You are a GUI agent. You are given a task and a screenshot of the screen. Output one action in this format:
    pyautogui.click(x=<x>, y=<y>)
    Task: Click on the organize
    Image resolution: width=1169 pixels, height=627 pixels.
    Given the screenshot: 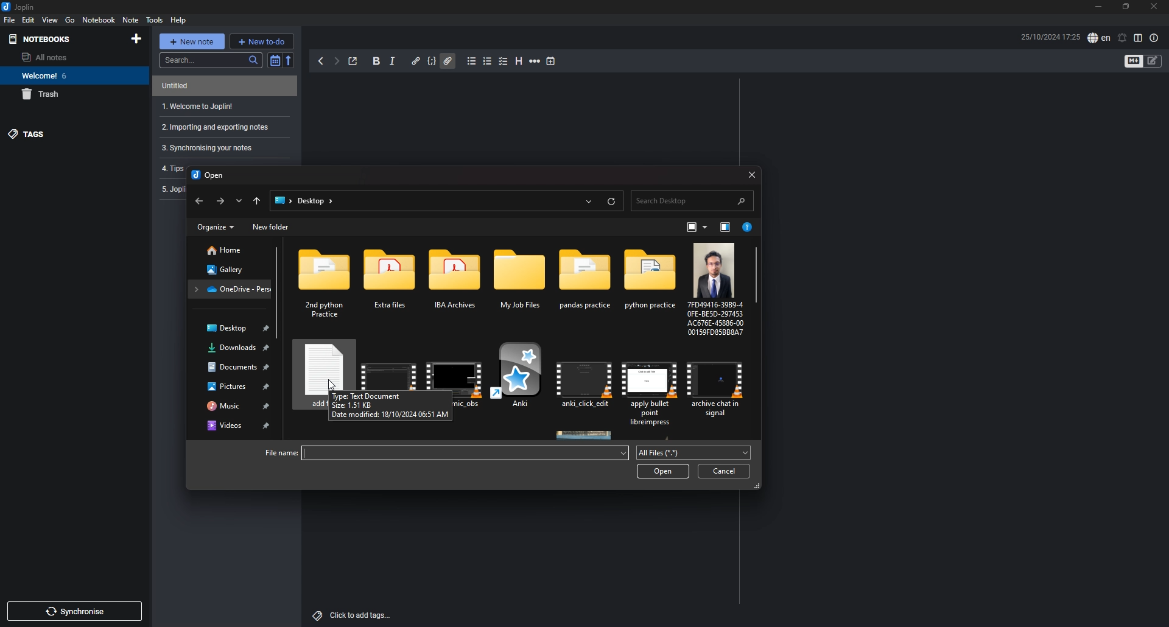 What is the action you would take?
    pyautogui.click(x=216, y=227)
    